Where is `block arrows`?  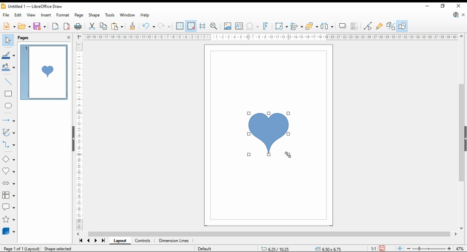
block arrows is located at coordinates (8, 184).